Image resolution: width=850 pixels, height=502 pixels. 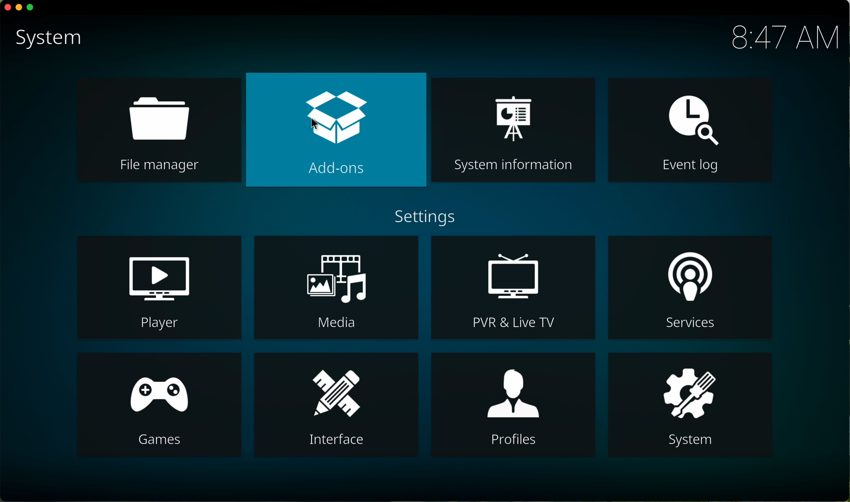 What do you see at coordinates (318, 126) in the screenshot?
I see `cursor` at bounding box center [318, 126].